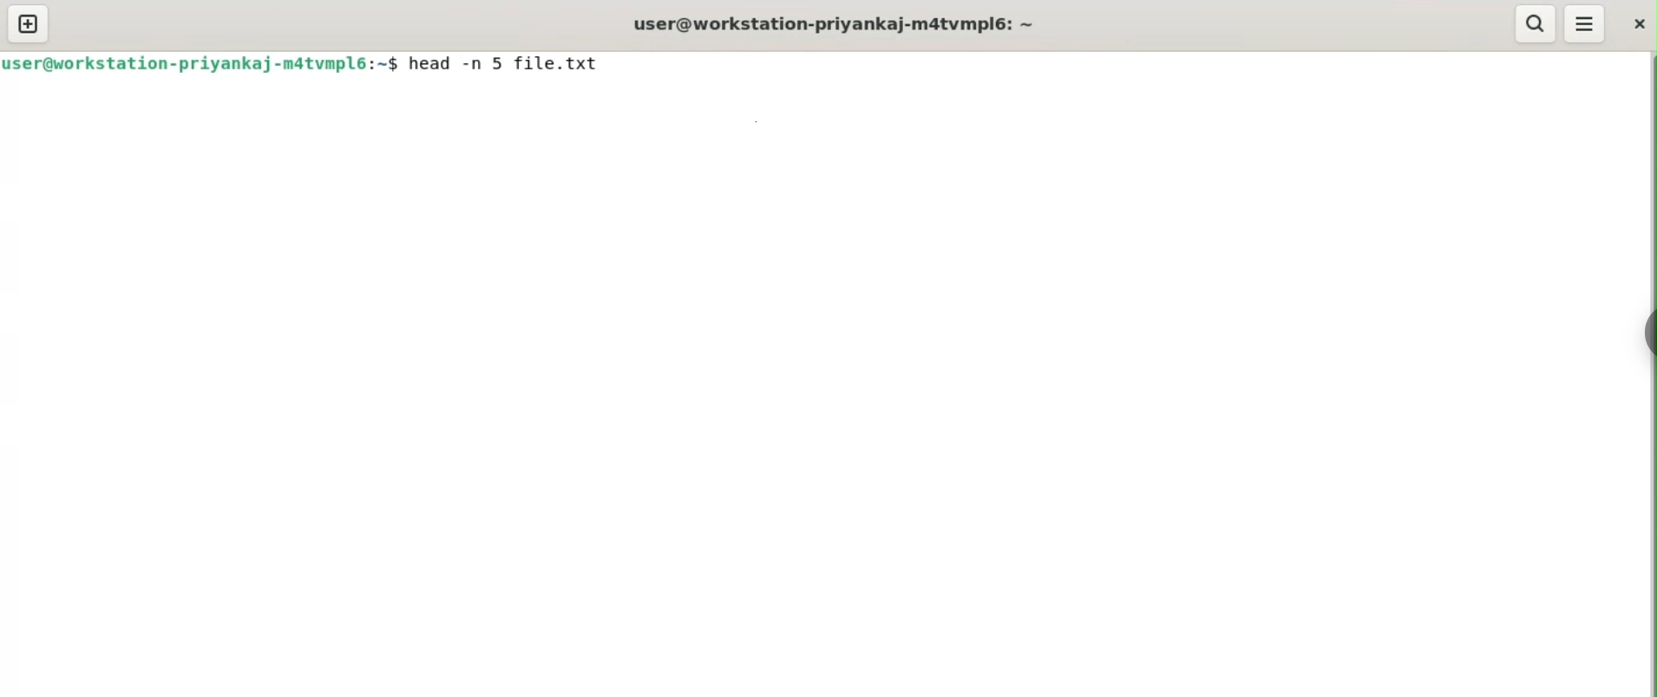  I want to click on close, so click(1636, 23).